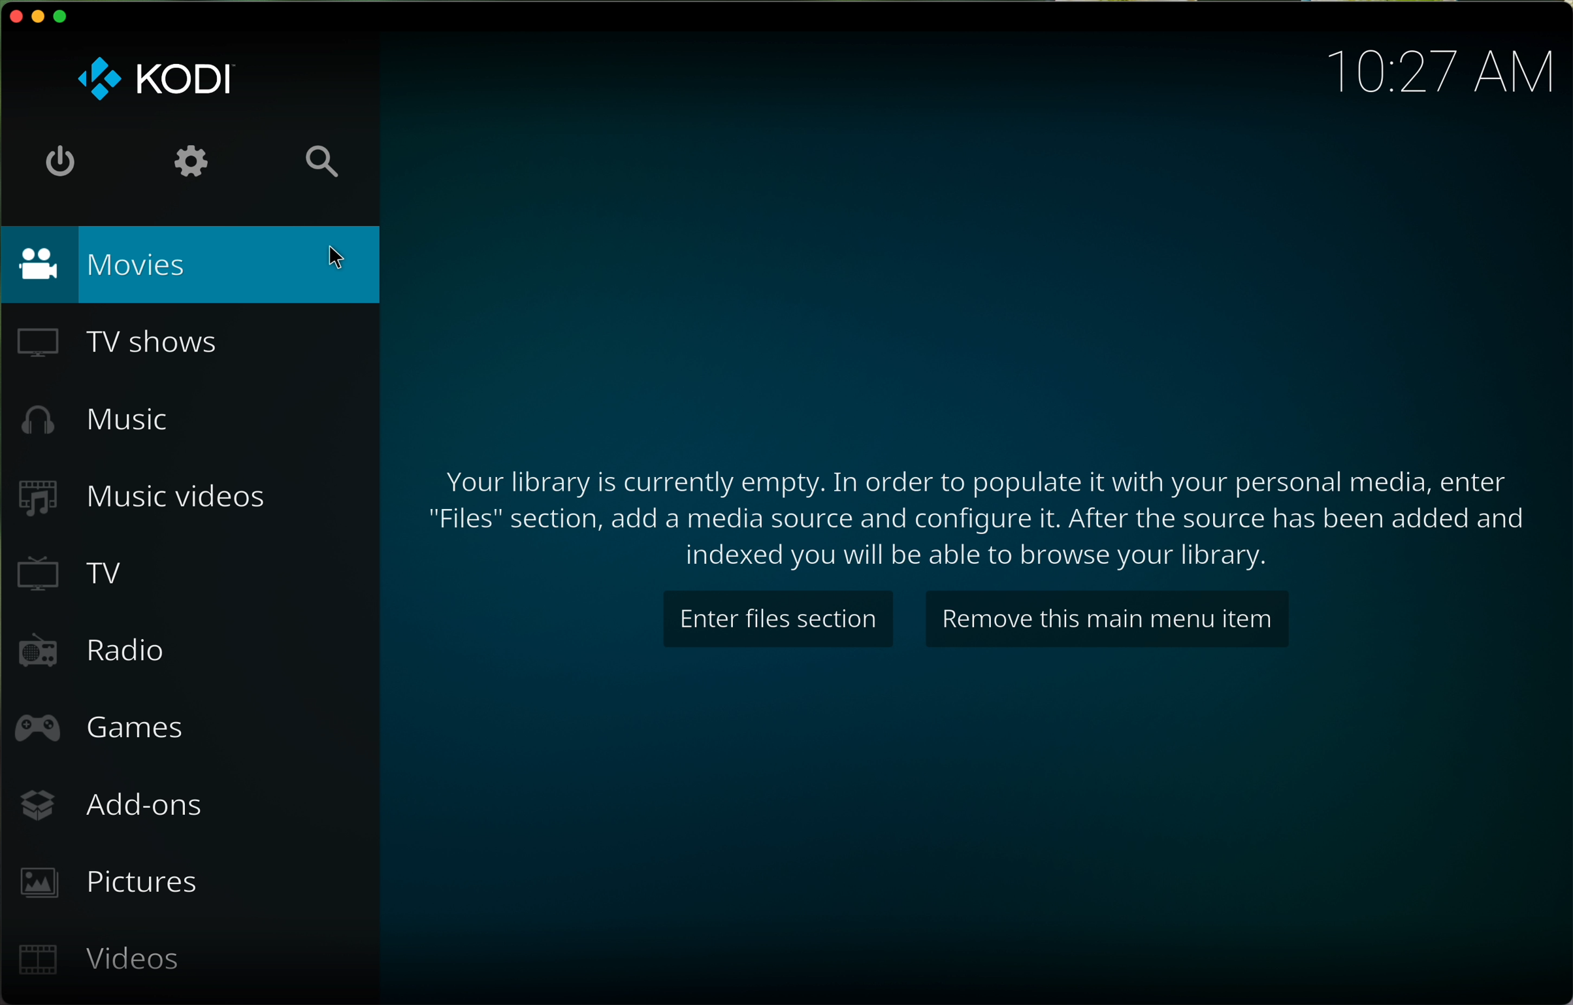 The image size is (1573, 1005). I want to click on pictures button, so click(110, 880).